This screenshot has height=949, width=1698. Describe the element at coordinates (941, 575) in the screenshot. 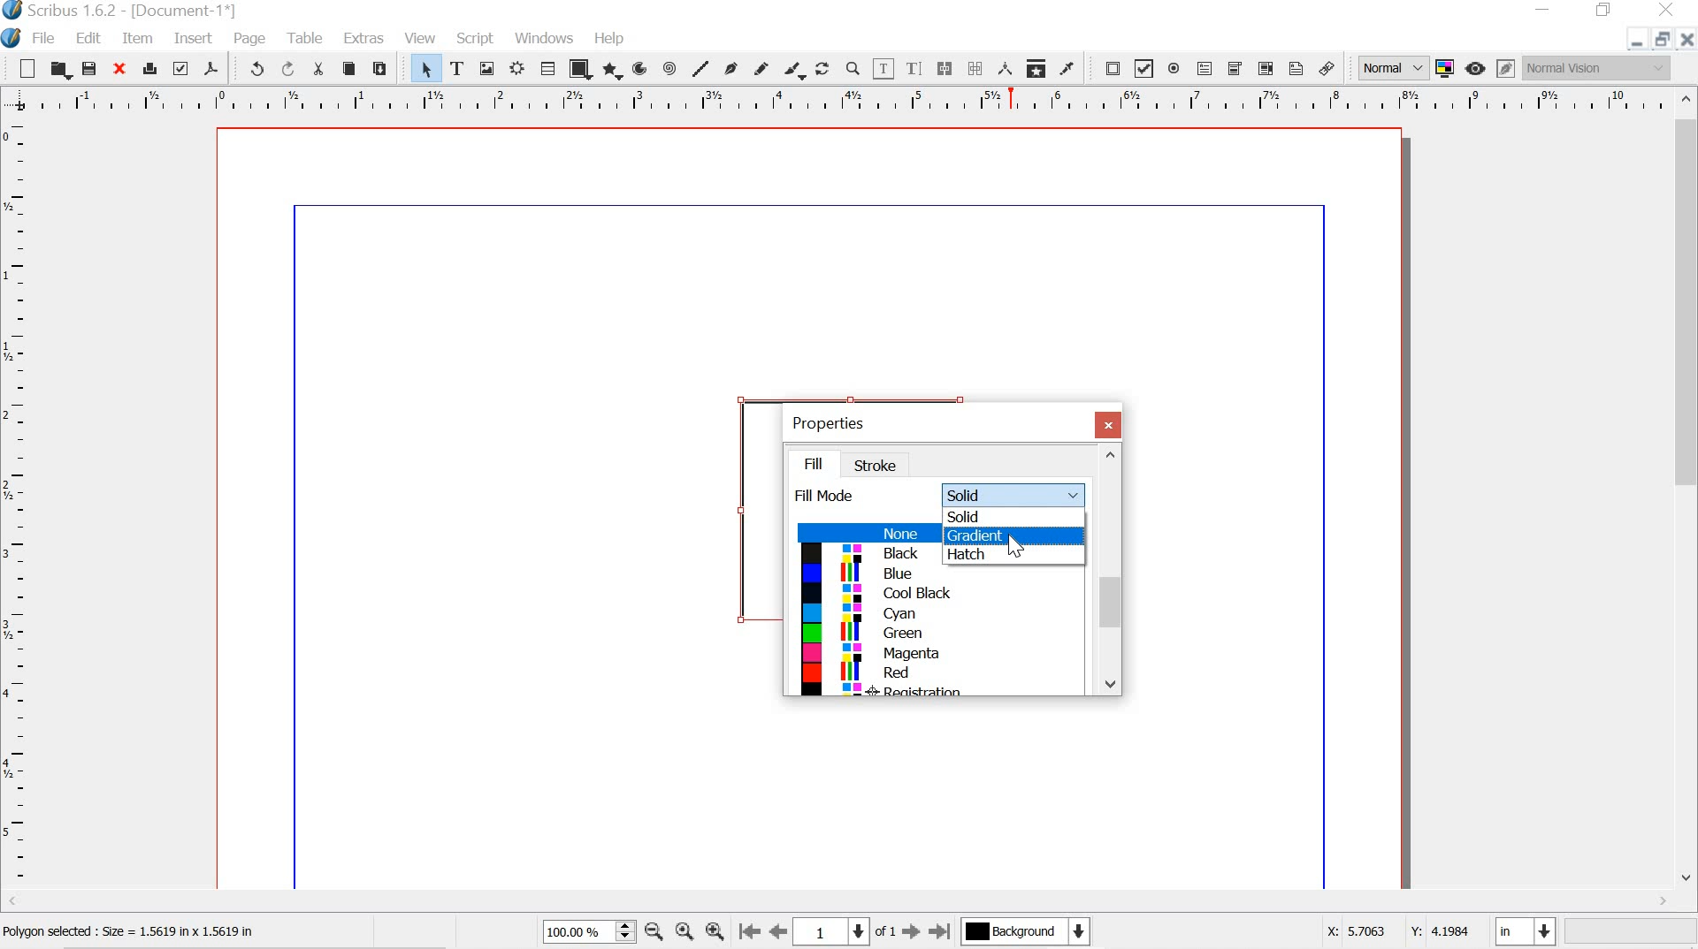

I see `blue` at that location.